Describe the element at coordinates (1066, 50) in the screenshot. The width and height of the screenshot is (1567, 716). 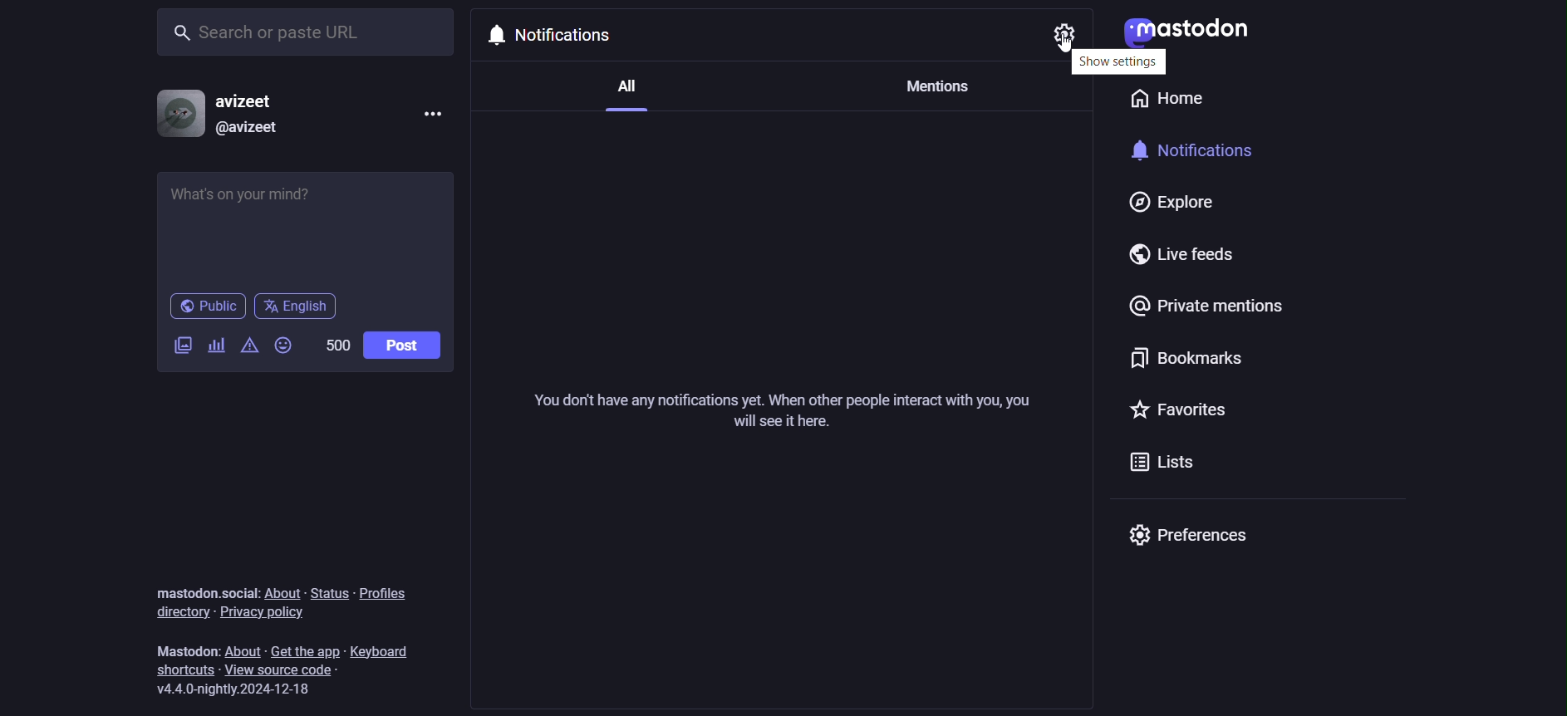
I see `Cursor` at that location.